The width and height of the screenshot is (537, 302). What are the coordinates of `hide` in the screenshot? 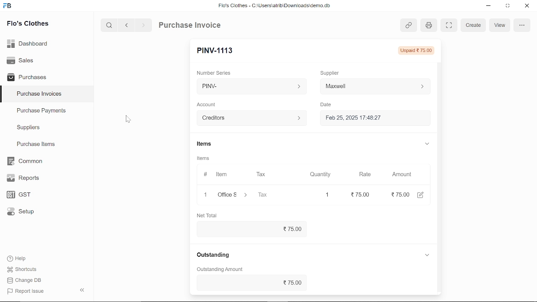 It's located at (81, 291).